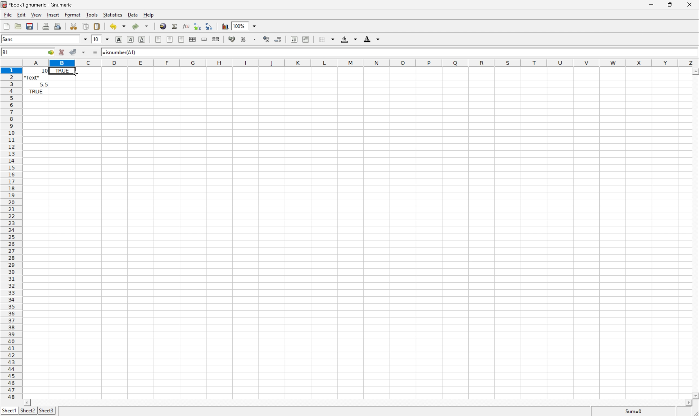 Image resolution: width=699 pixels, height=416 pixels. I want to click on =ISNUMBER(A1), so click(63, 70).